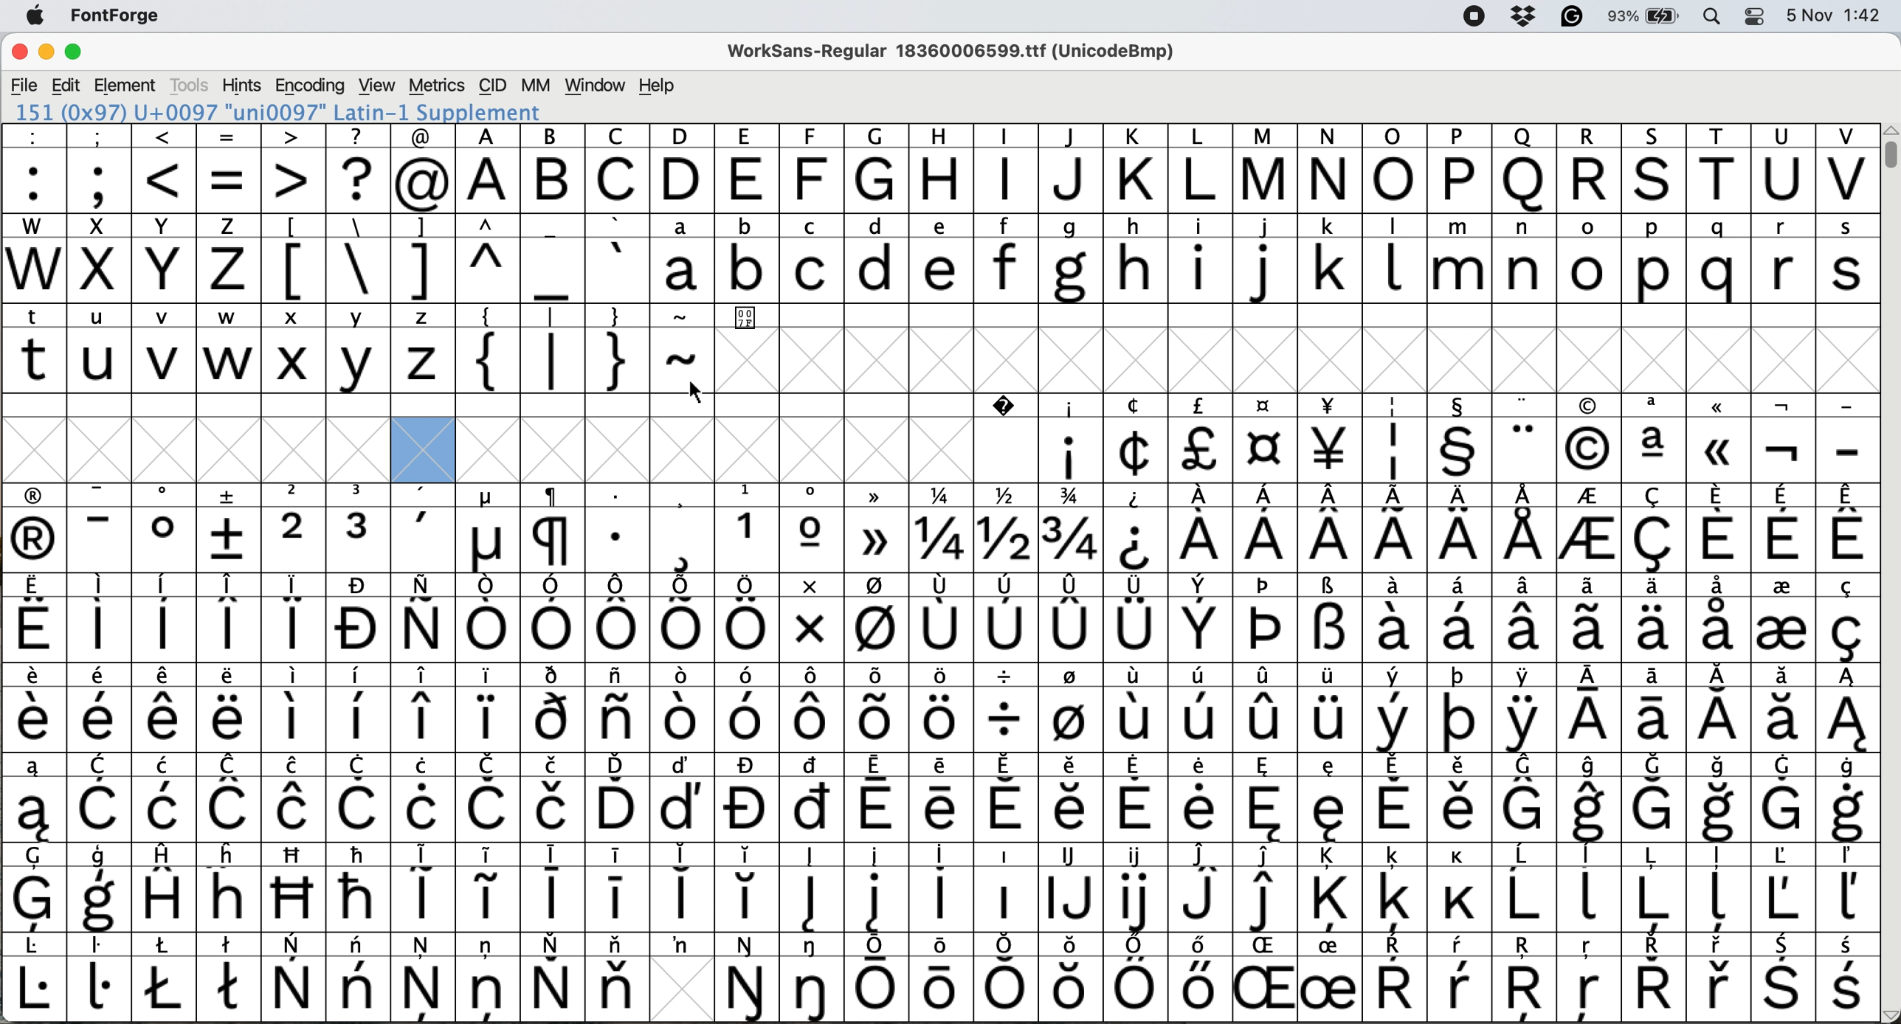 The width and height of the screenshot is (1901, 1024). What do you see at coordinates (1722, 170) in the screenshot?
I see `T` at bounding box center [1722, 170].